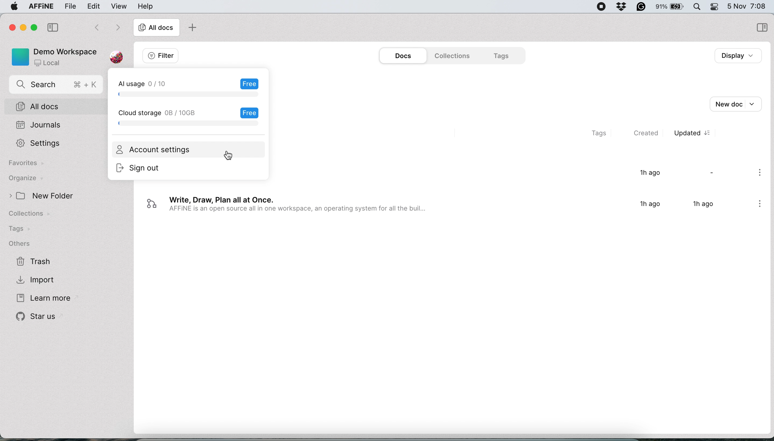 The width and height of the screenshot is (774, 441). I want to click on Write, Draw, Plan all at Once.
b's Y Aa h : : 1h 1h
AFFINE is an open source all in one workspace, an operating system for all the buil... ago ago, so click(440, 207).